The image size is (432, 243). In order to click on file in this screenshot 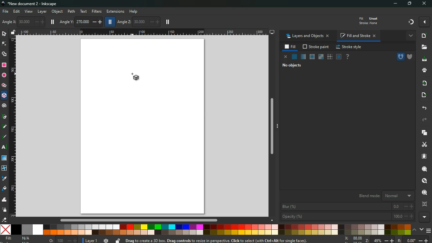, I will do `click(5, 12)`.